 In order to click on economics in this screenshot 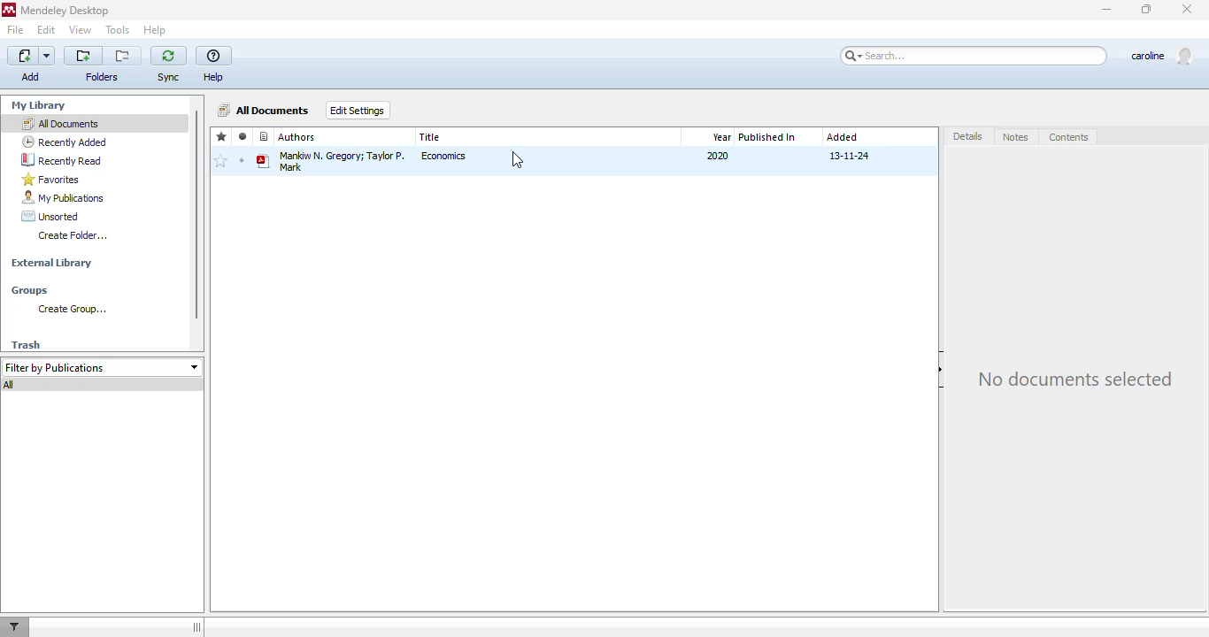, I will do `click(443, 156)`.